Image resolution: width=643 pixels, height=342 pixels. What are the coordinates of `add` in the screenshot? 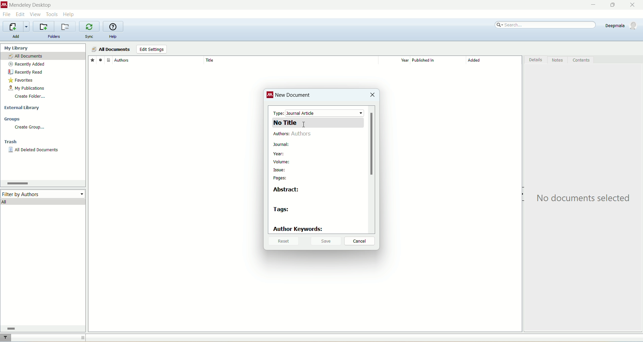 It's located at (16, 36).